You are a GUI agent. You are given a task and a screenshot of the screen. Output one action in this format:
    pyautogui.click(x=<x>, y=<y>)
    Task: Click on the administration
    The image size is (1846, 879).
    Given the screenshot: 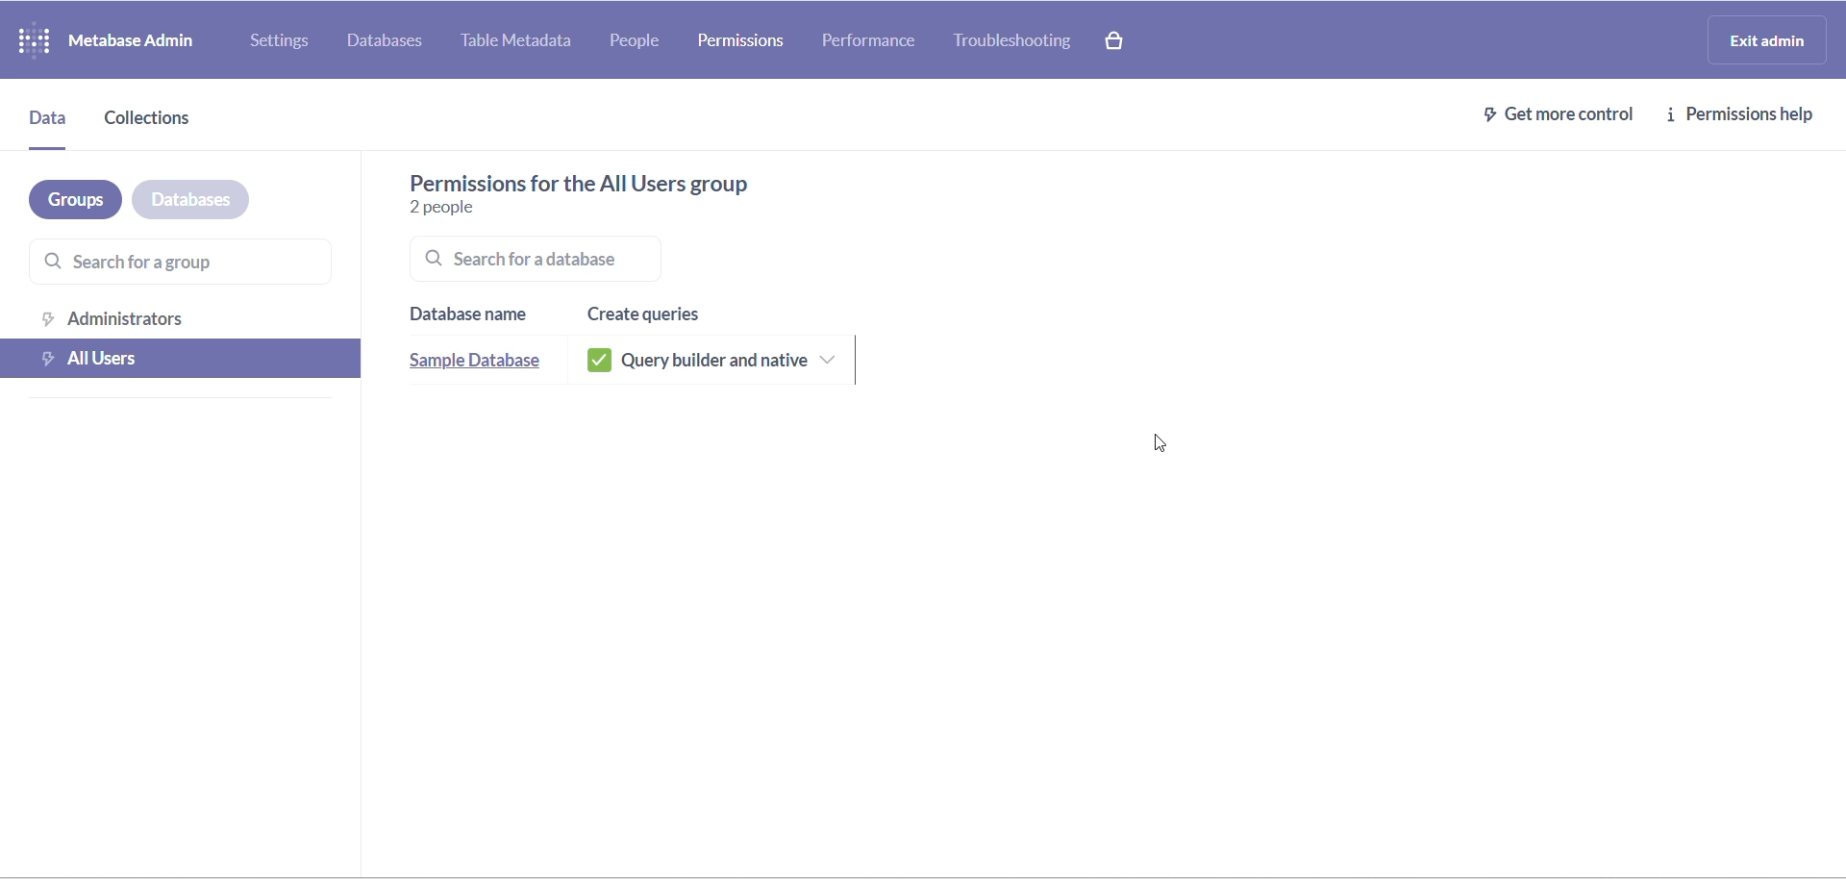 What is the action you would take?
    pyautogui.click(x=185, y=315)
    